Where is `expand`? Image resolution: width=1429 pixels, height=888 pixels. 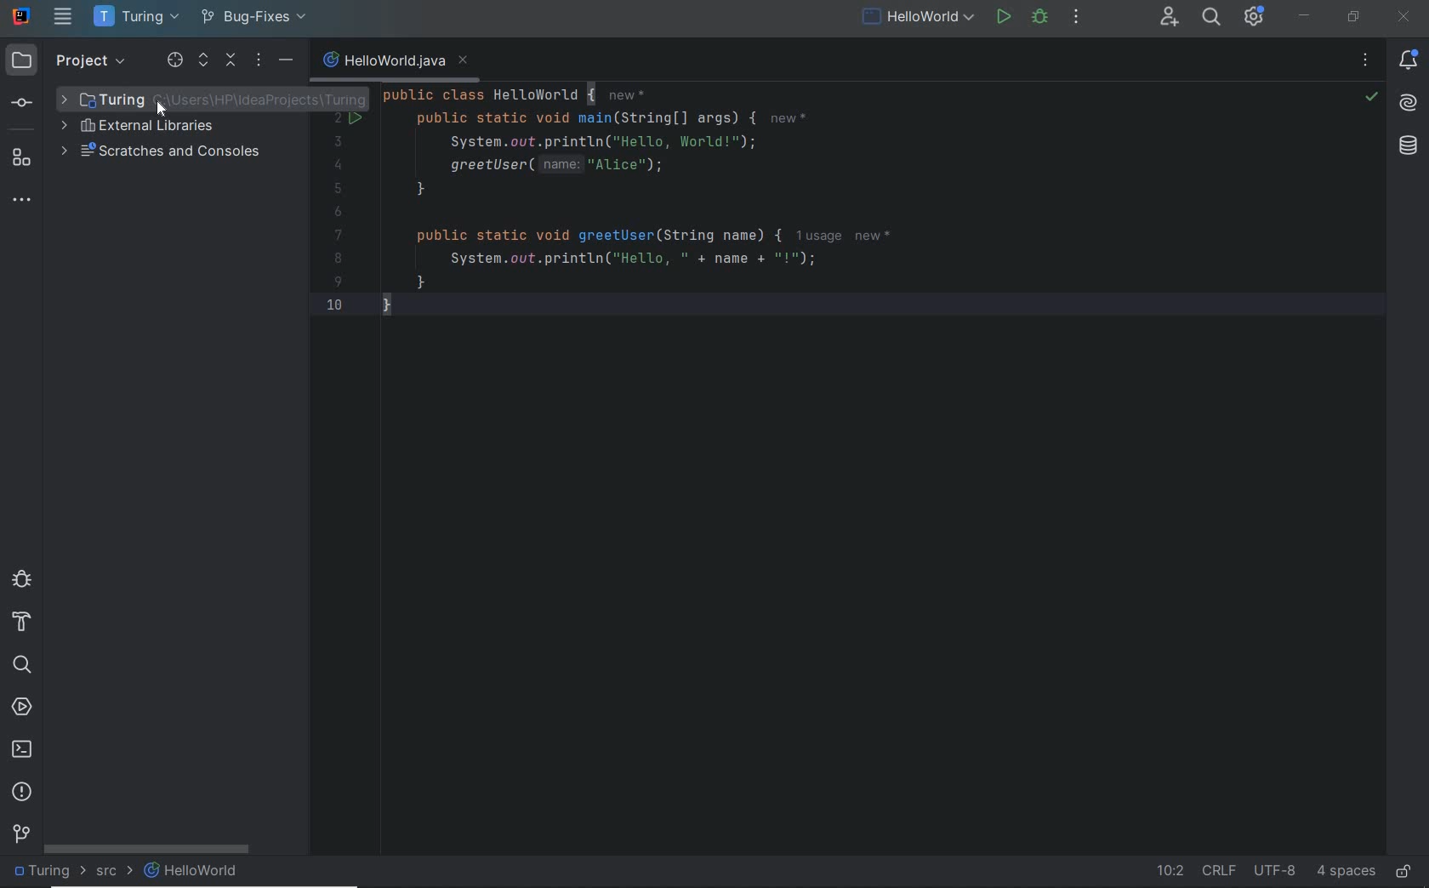
expand is located at coordinates (204, 61).